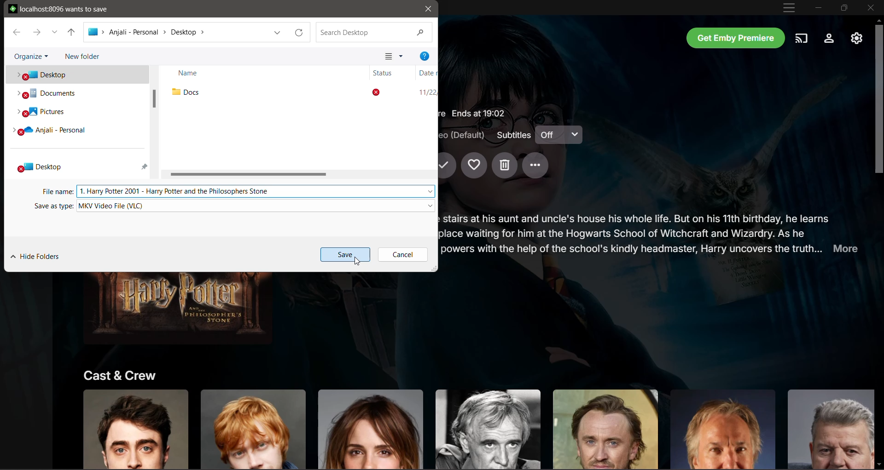  I want to click on Close, so click(428, 10).